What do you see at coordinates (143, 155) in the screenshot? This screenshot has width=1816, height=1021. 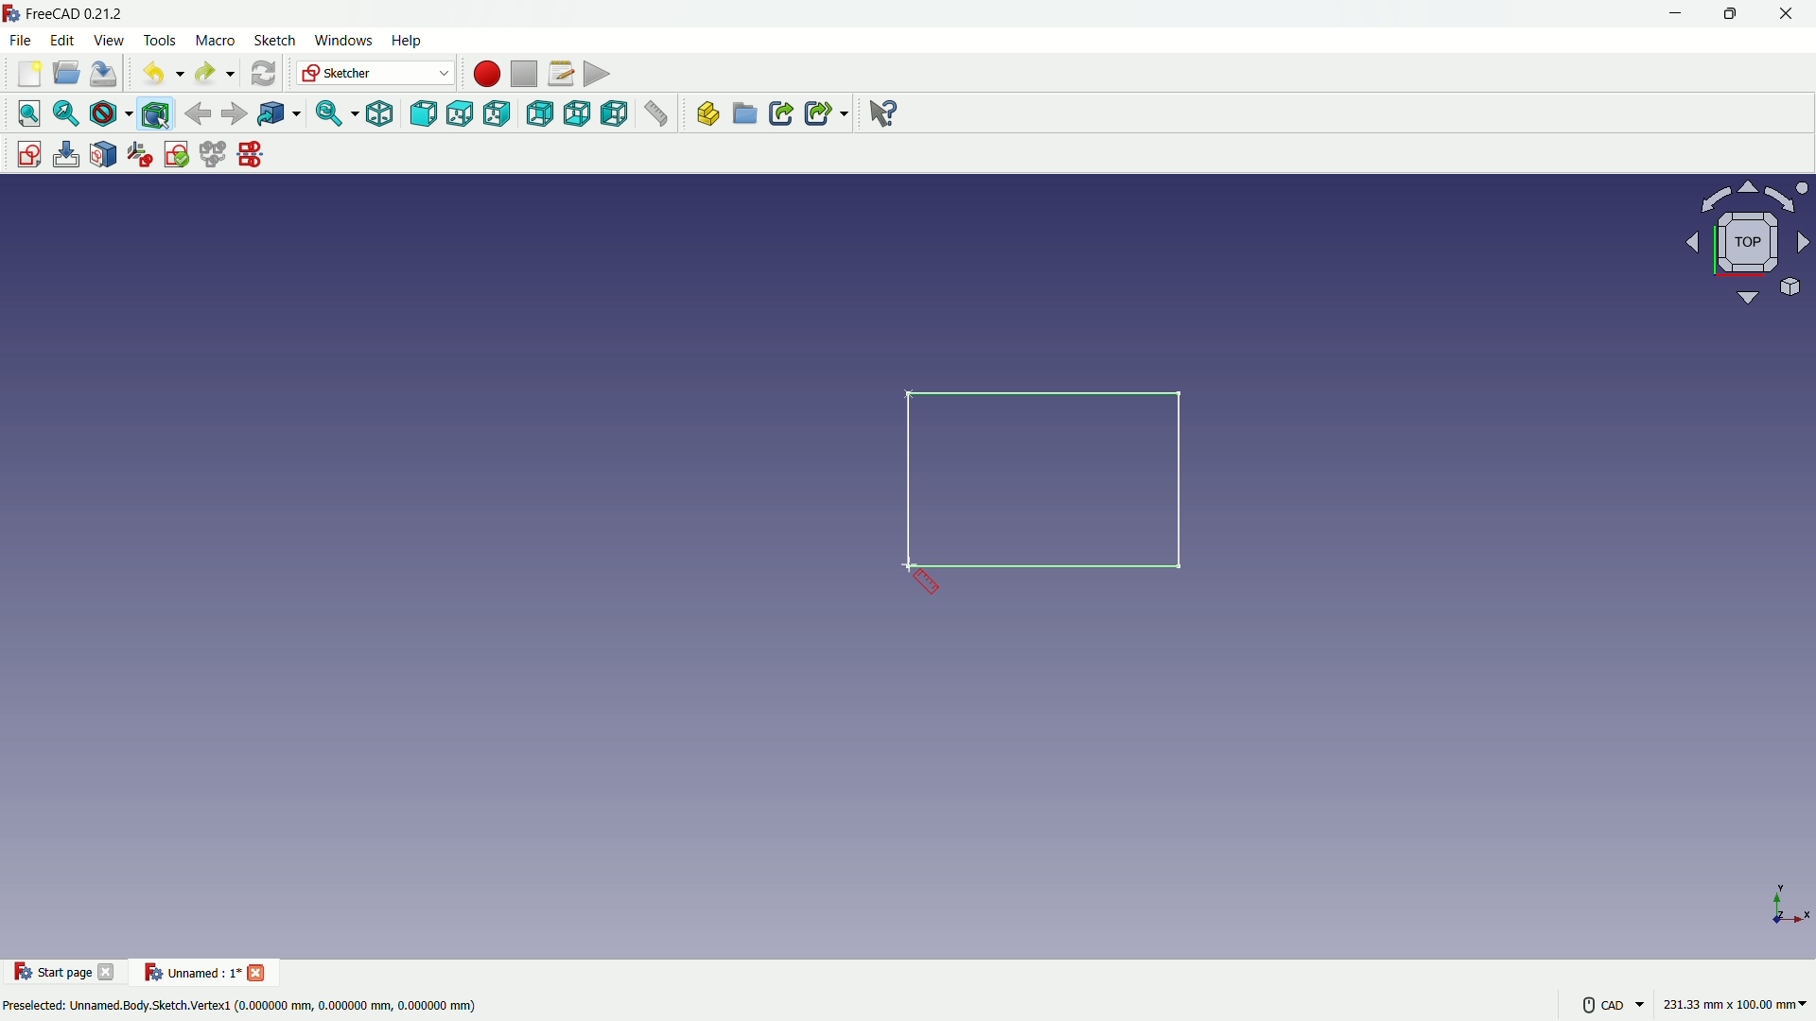 I see `reorient sketches` at bounding box center [143, 155].